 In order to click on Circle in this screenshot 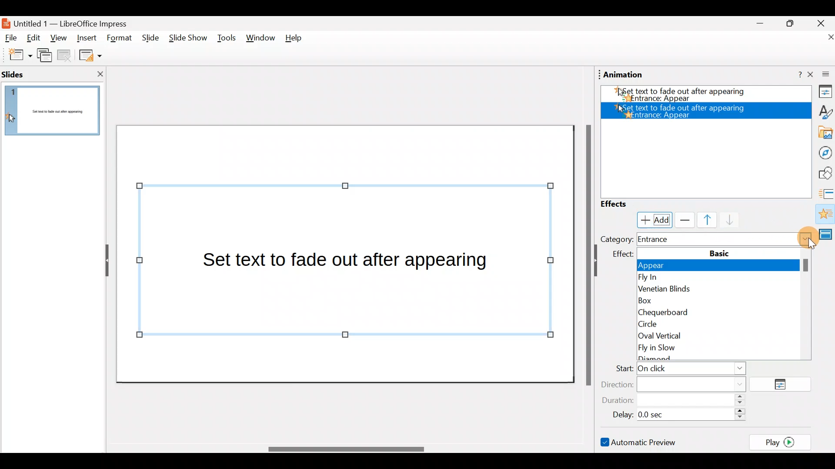, I will do `click(720, 324)`.